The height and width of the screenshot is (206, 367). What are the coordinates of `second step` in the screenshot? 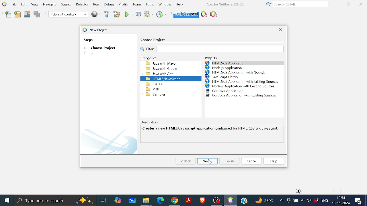 It's located at (100, 54).